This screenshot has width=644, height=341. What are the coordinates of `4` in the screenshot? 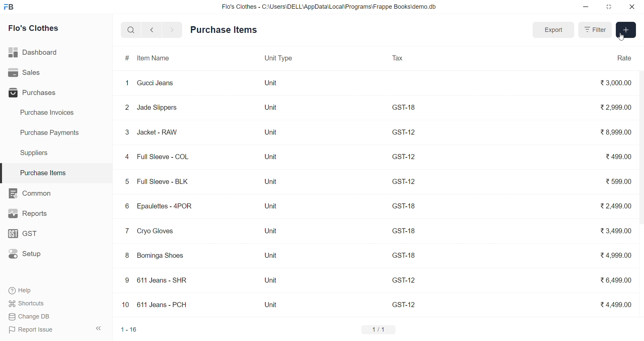 It's located at (127, 156).